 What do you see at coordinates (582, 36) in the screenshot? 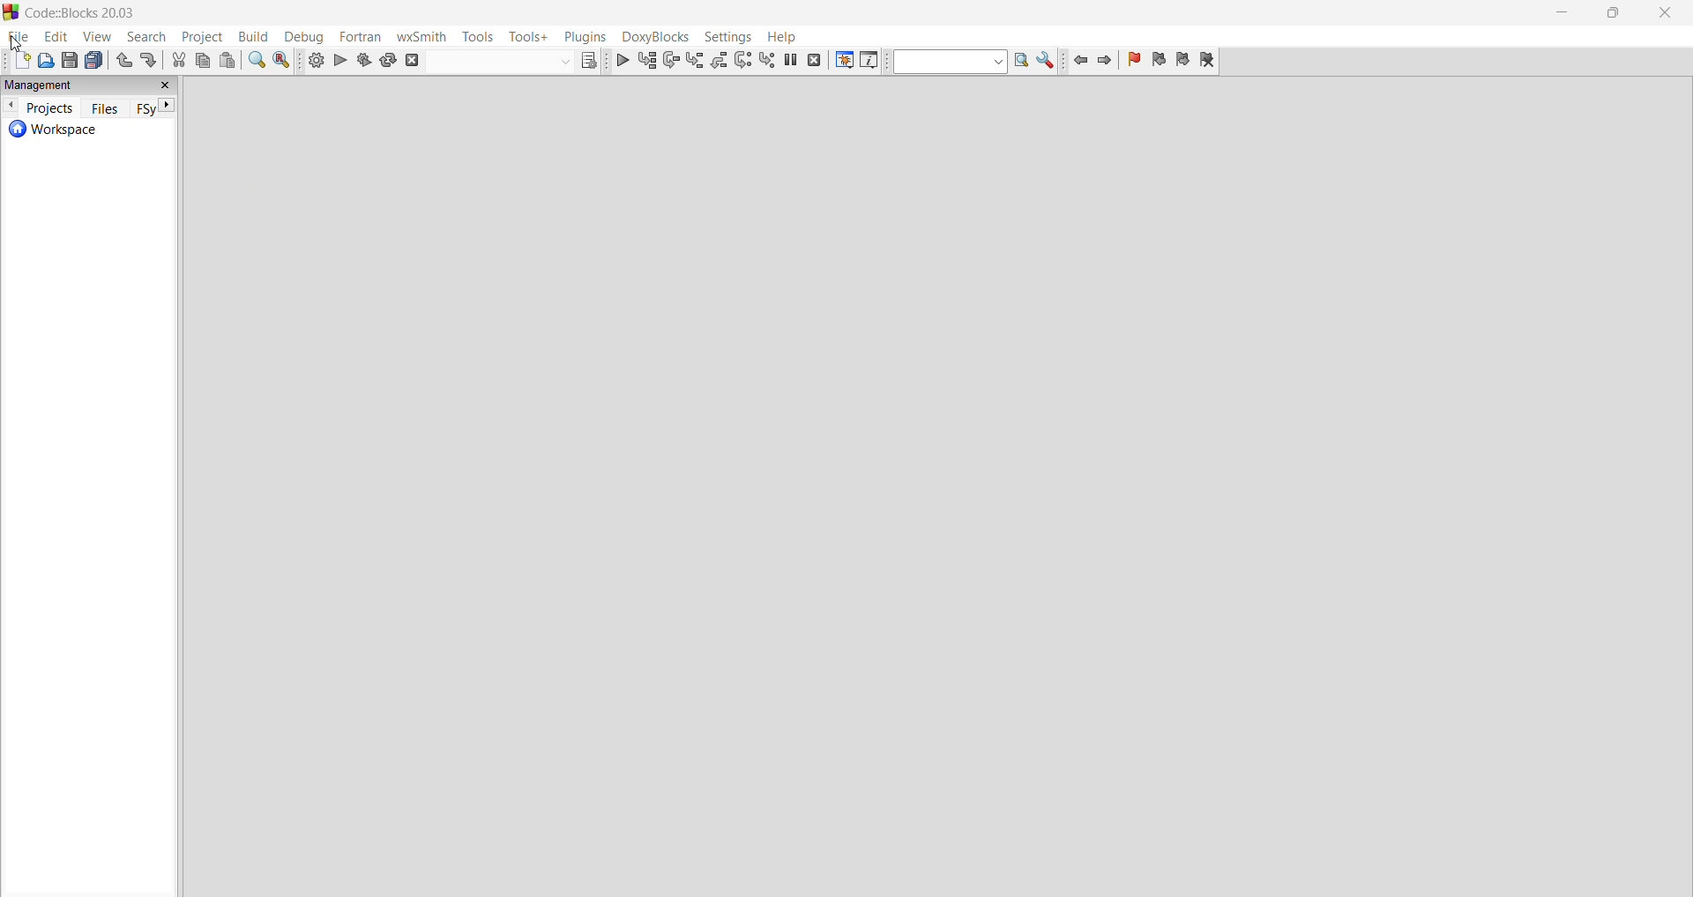
I see `plugins` at bounding box center [582, 36].